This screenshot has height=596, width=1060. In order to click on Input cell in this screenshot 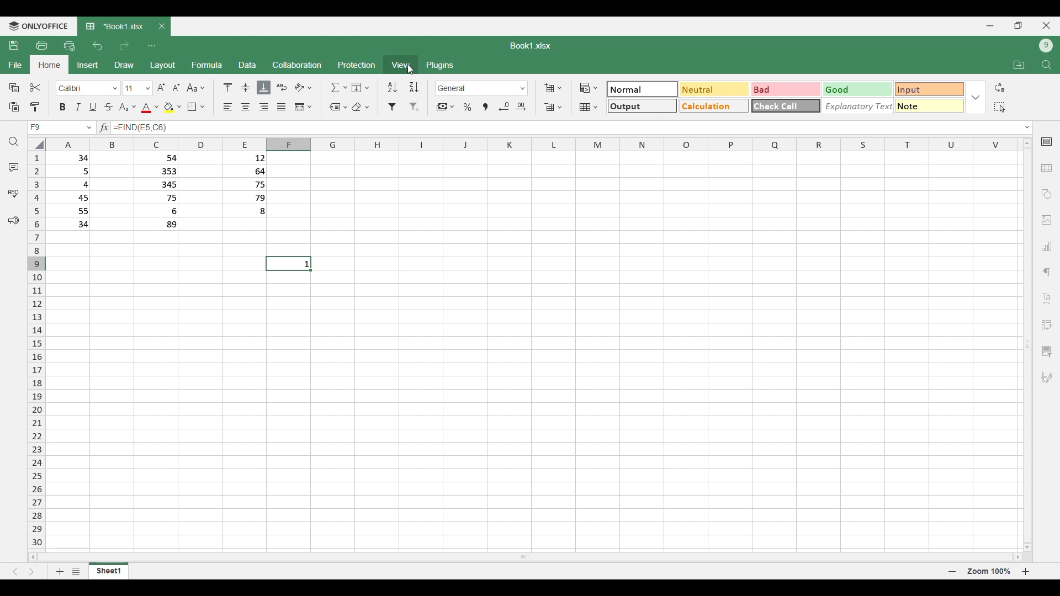, I will do `click(930, 89)`.